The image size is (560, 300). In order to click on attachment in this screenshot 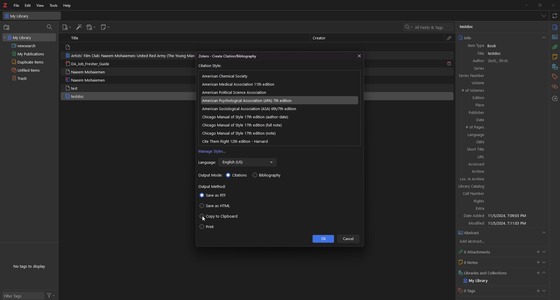, I will do `click(449, 38)`.